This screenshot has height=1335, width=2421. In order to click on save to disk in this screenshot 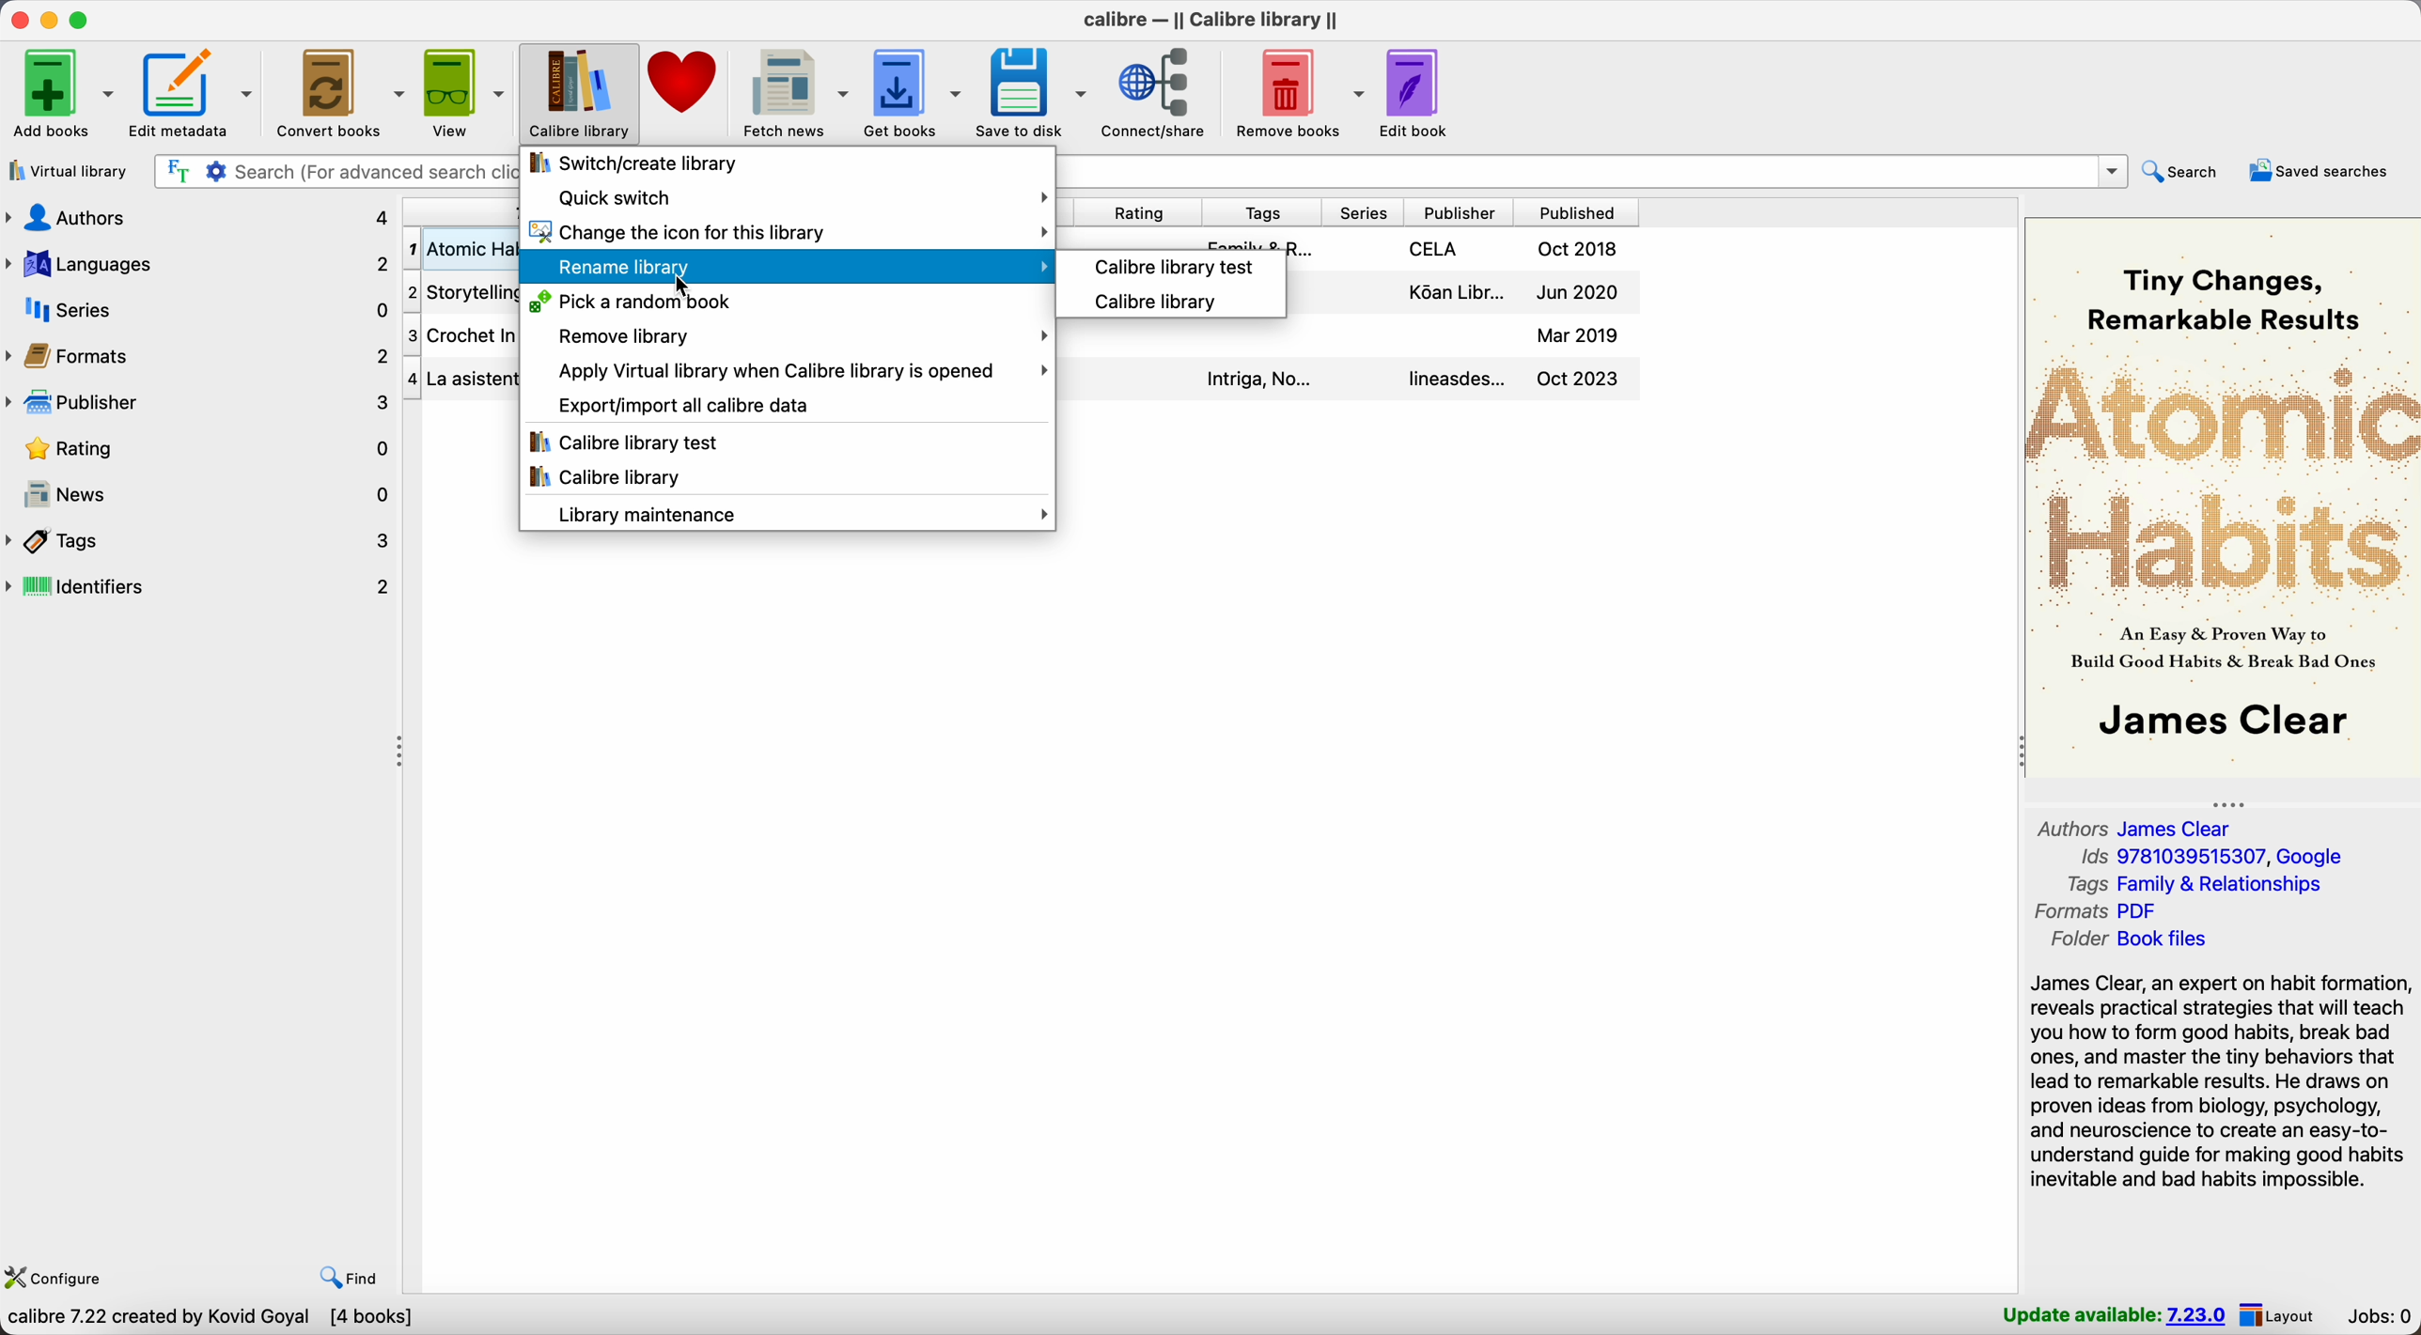, I will do `click(1032, 92)`.